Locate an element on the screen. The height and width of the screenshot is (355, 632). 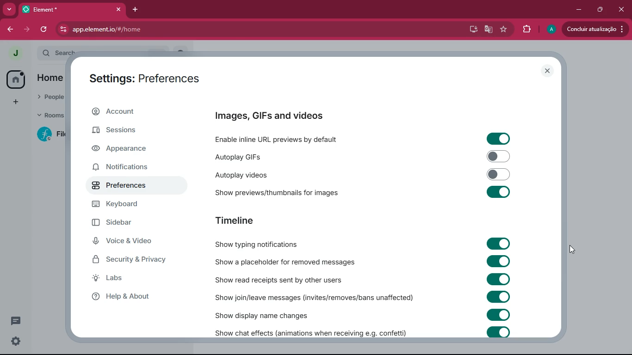
toggle on/off is located at coordinates (498, 279).